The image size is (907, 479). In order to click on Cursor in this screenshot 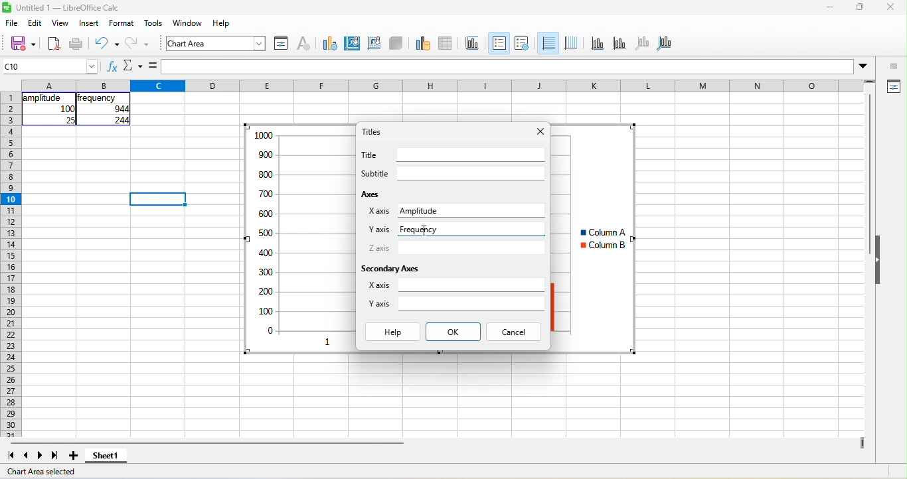, I will do `click(425, 231)`.